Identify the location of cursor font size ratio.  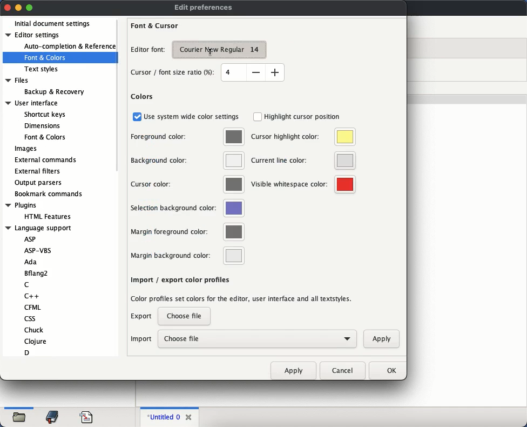
(174, 74).